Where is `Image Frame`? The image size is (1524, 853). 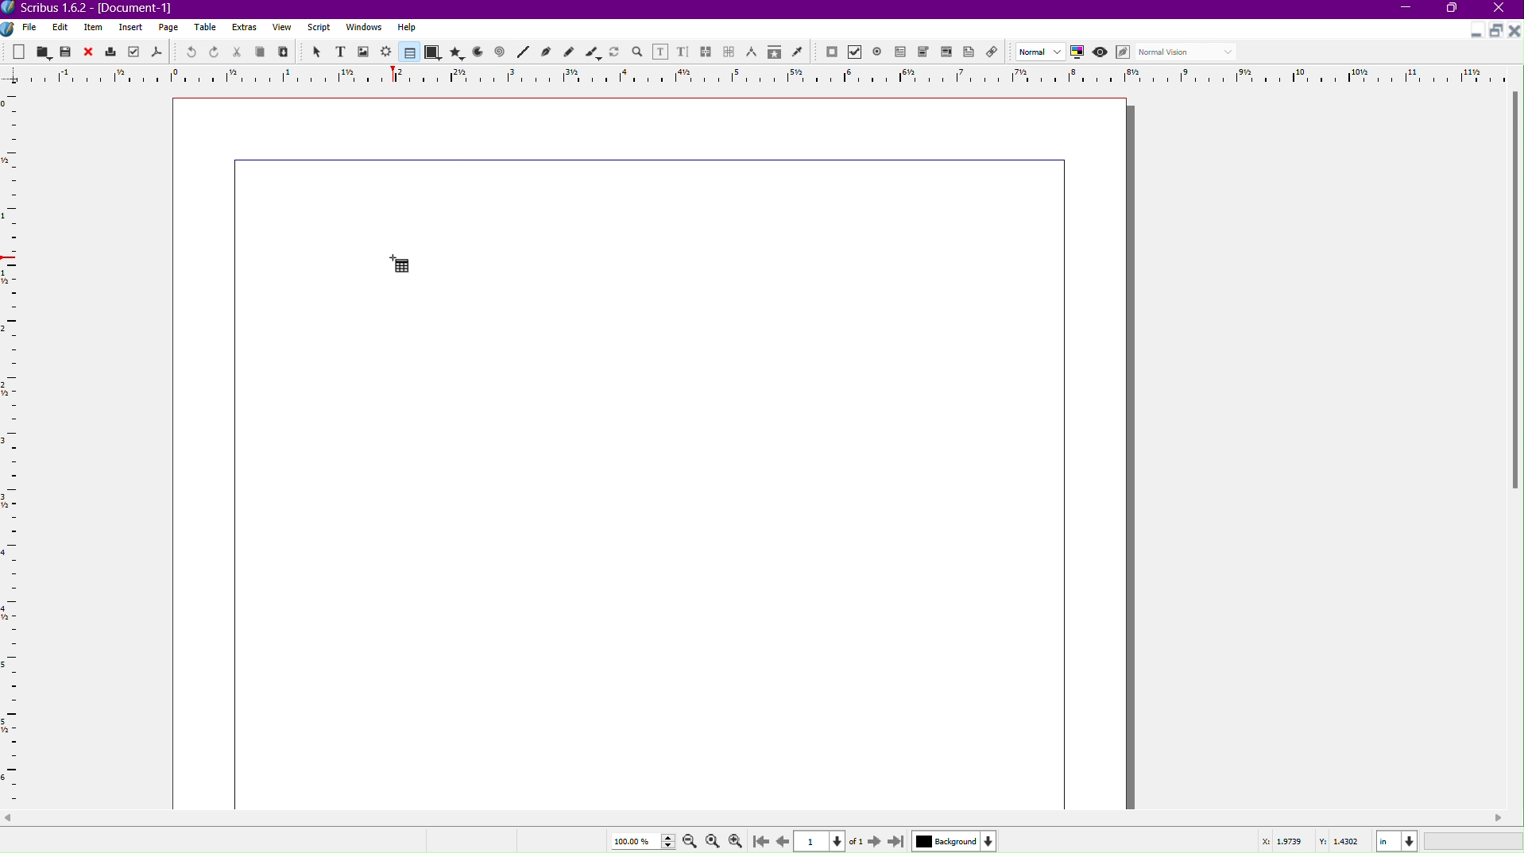 Image Frame is located at coordinates (364, 51).